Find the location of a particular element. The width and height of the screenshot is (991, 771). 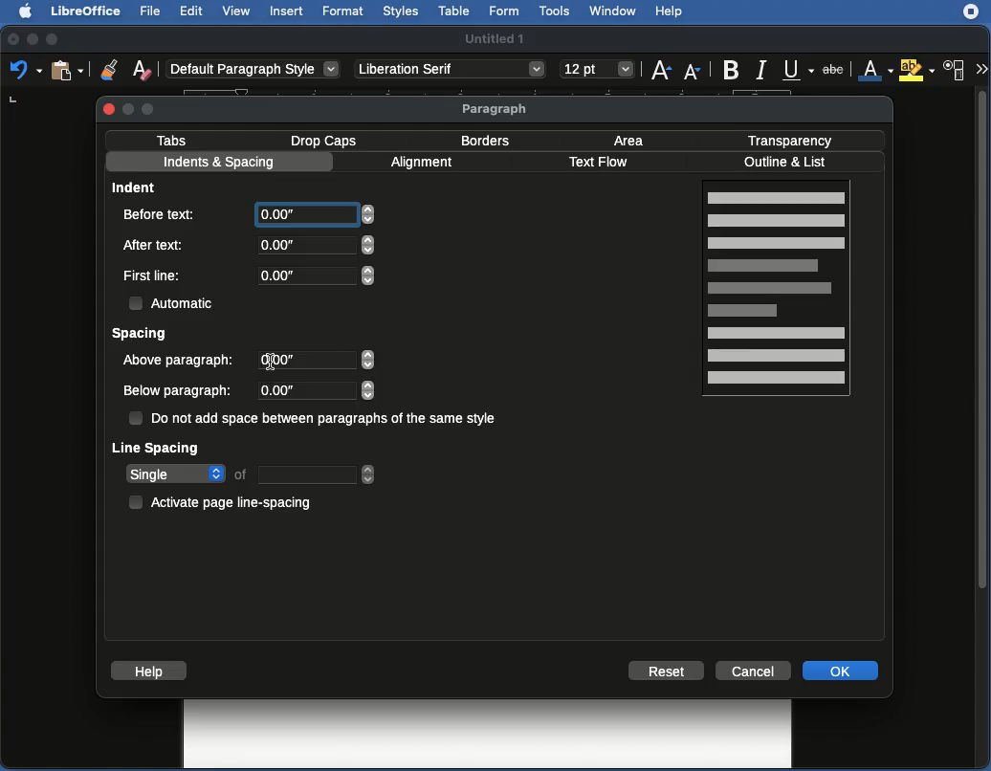

Spacing is located at coordinates (141, 335).